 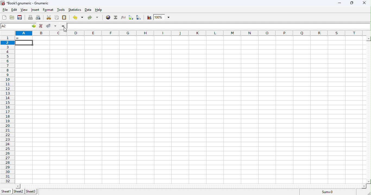 I want to click on edit, so click(x=14, y=9).